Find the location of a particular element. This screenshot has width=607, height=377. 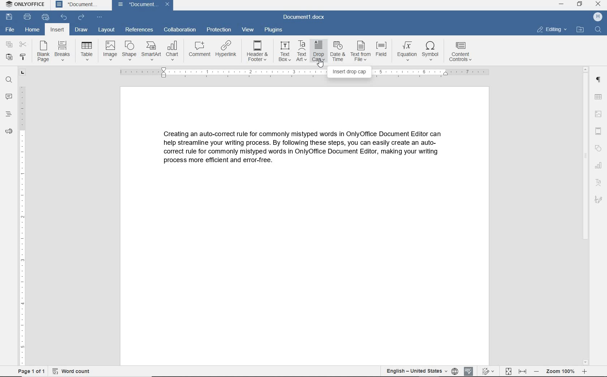

save is located at coordinates (9, 17).